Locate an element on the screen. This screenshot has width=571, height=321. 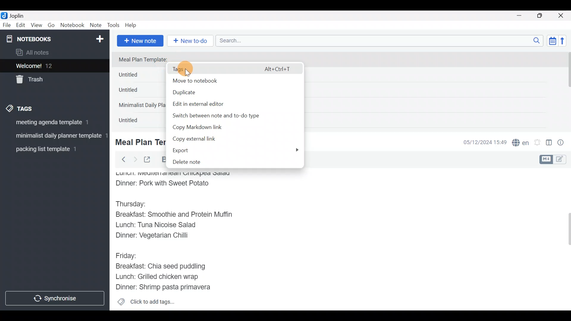
Lunch: Grilled chicken wrap is located at coordinates (156, 276).